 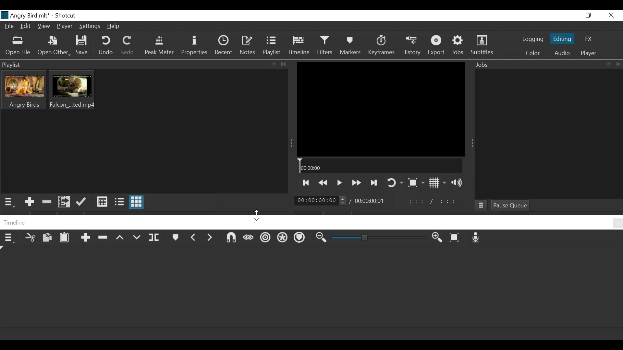 What do you see at coordinates (175, 239) in the screenshot?
I see `Markers` at bounding box center [175, 239].